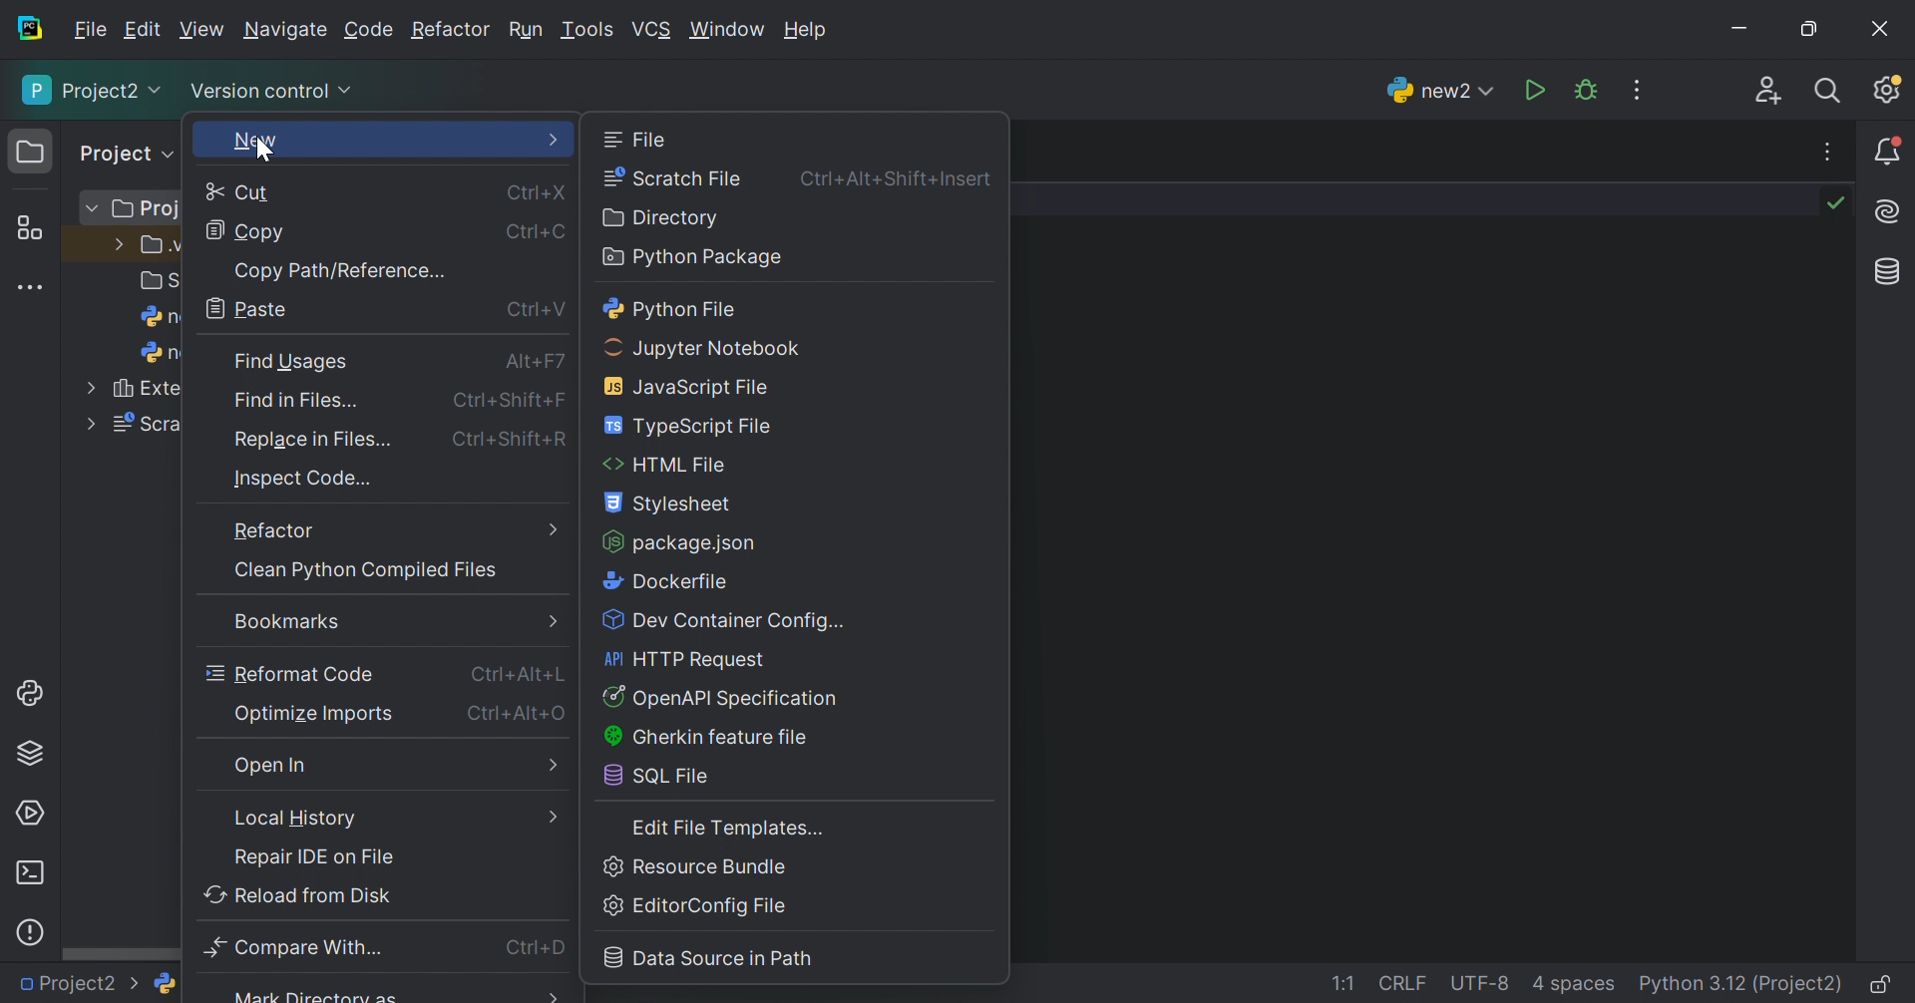  Describe the element at coordinates (368, 31) in the screenshot. I see `Code` at that location.